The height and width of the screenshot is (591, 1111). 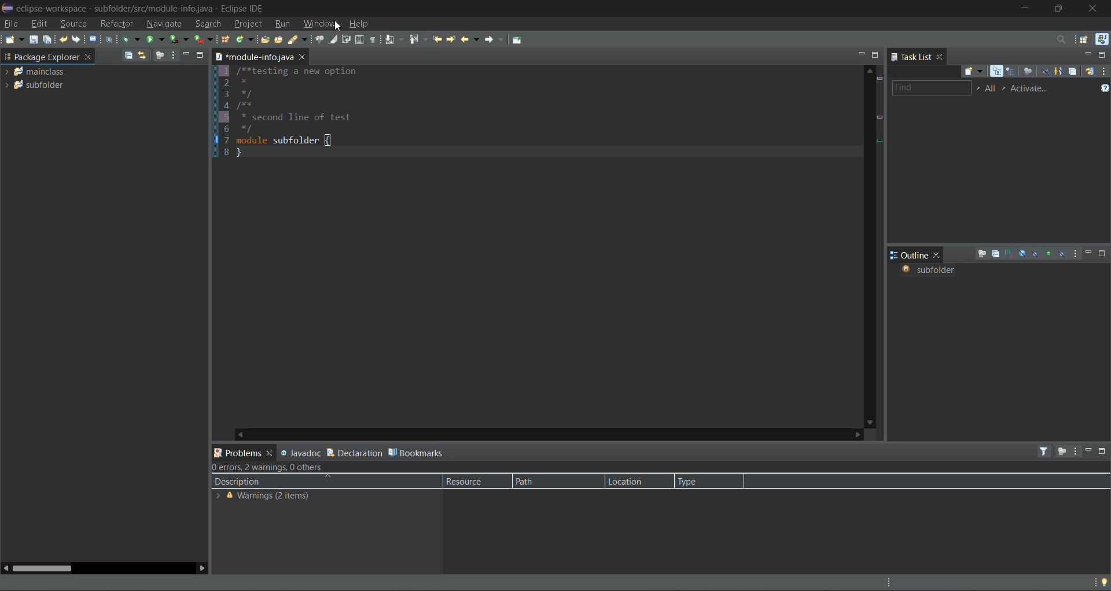 I want to click on app title and file name, so click(x=142, y=7).